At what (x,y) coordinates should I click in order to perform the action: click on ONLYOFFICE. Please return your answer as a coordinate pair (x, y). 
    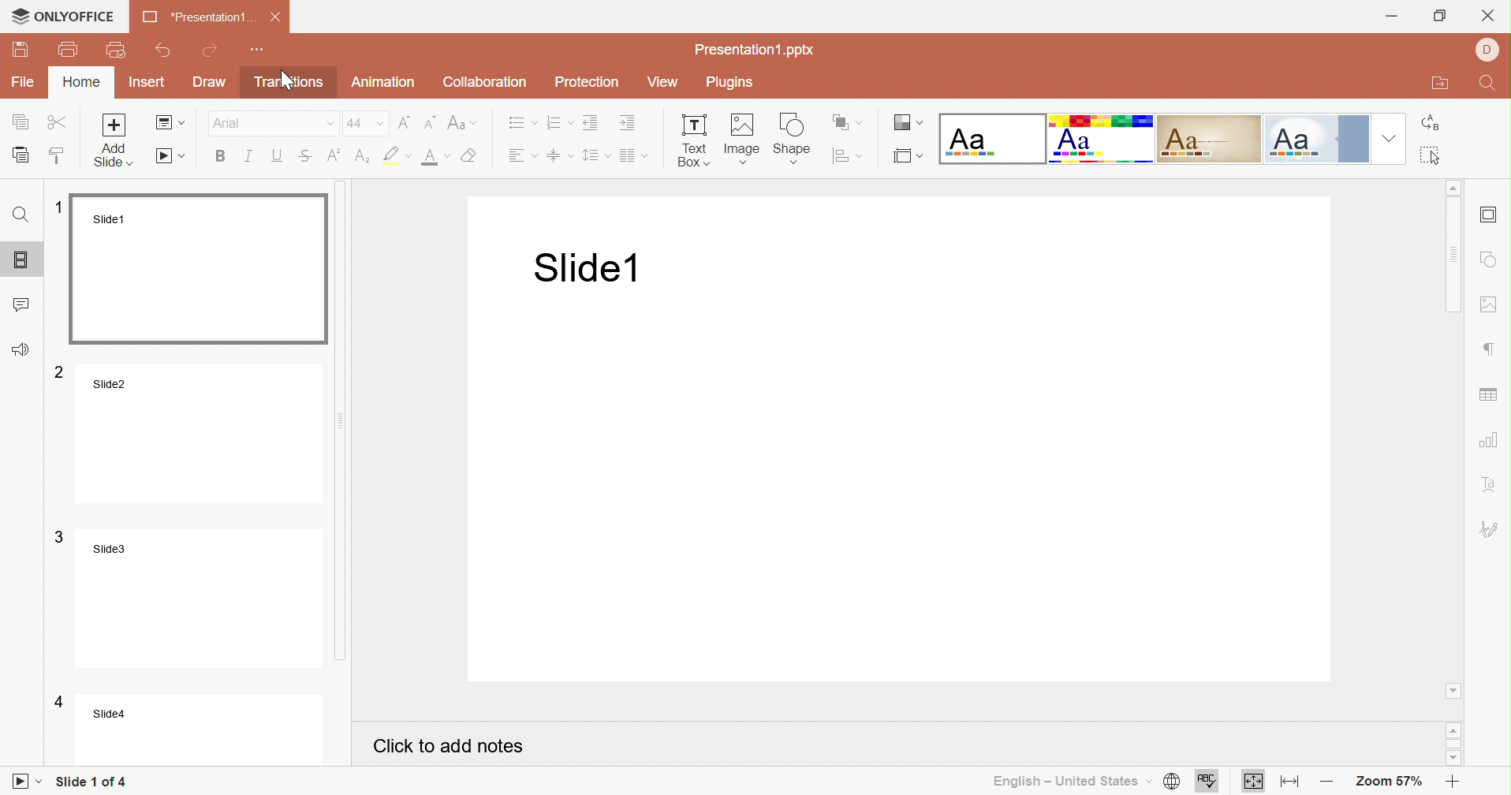
    Looking at the image, I should click on (62, 16).